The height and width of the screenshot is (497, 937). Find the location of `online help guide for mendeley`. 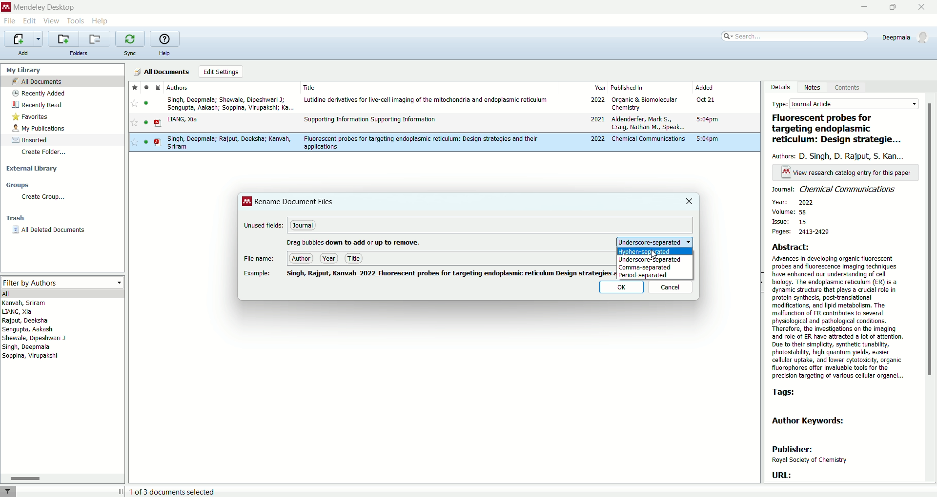

online help guide for mendeley is located at coordinates (163, 38).